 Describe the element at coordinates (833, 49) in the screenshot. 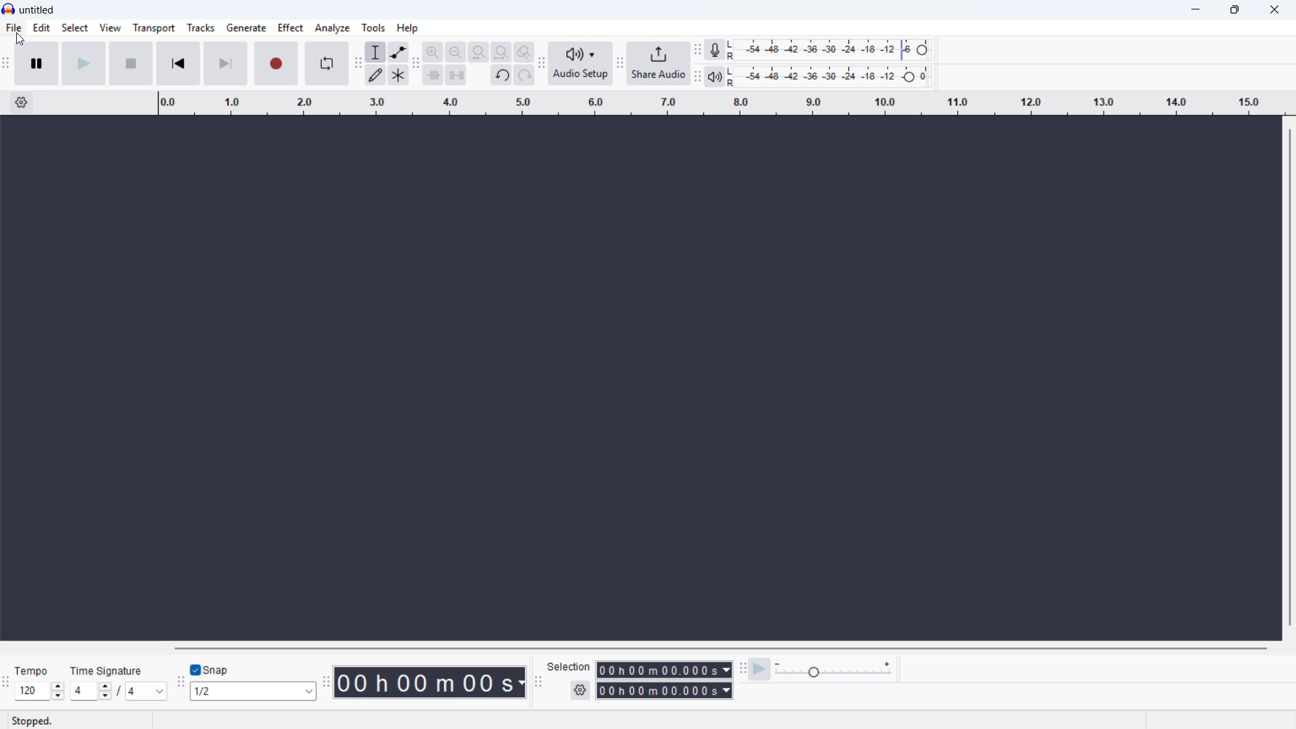

I see `Recording level ` at that location.